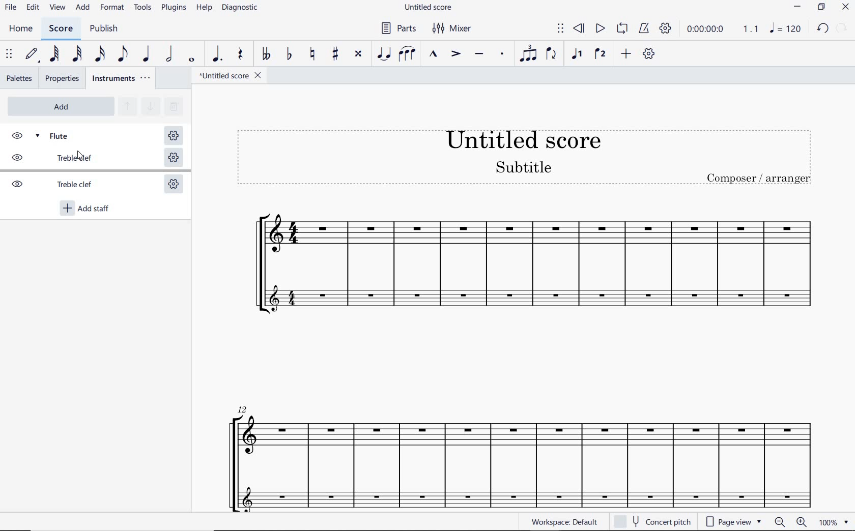 The height and width of the screenshot is (531, 855). Describe the element at coordinates (453, 30) in the screenshot. I see `MIXER` at that location.